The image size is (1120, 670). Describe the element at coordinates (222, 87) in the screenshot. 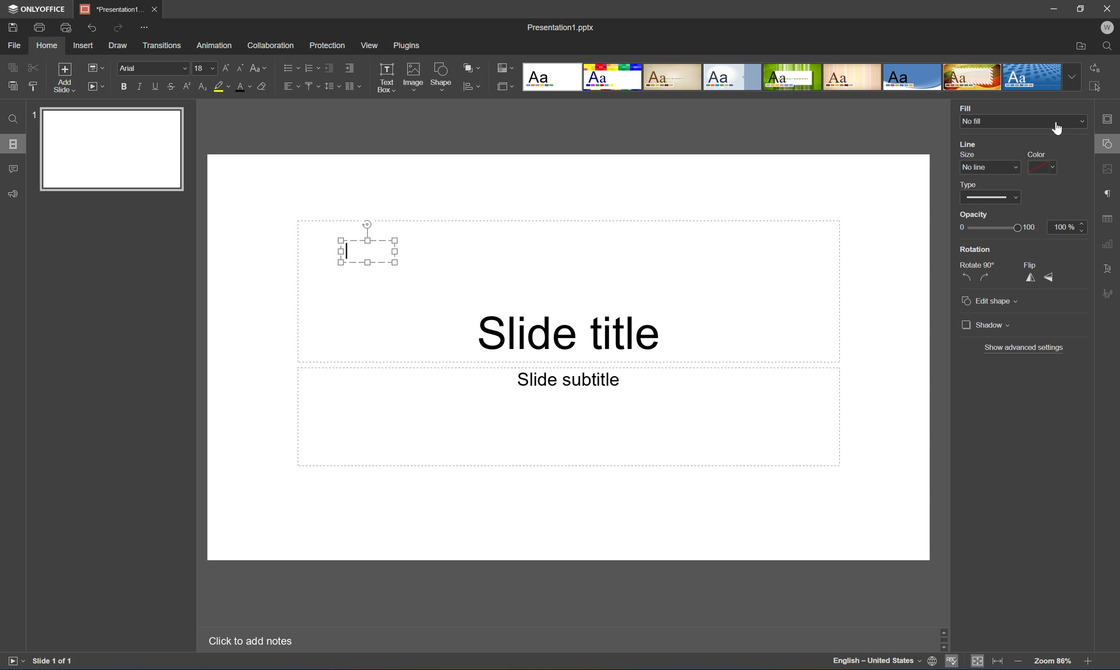

I see `Highlight` at that location.